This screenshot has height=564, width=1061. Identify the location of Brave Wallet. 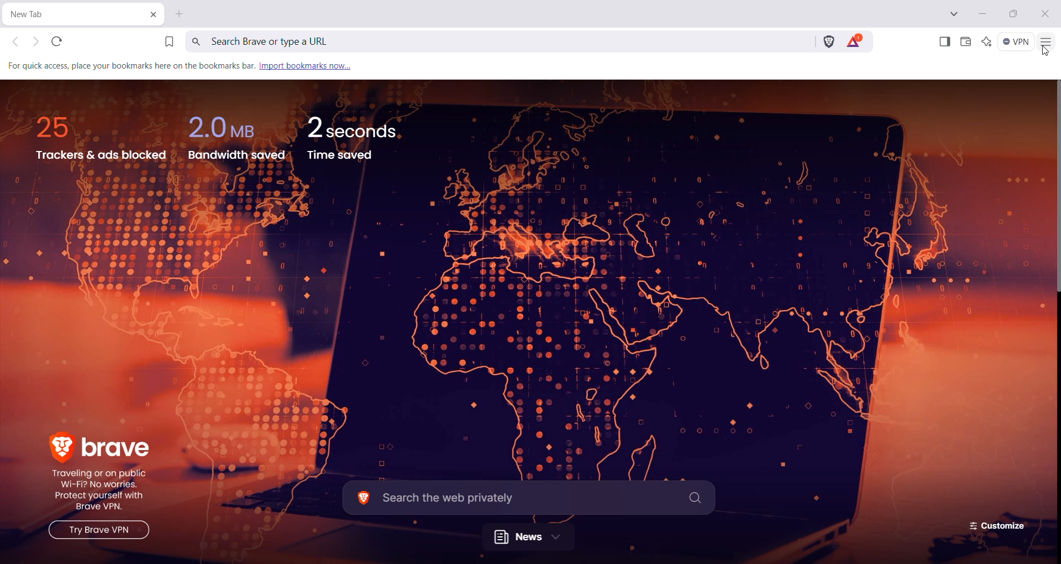
(965, 41).